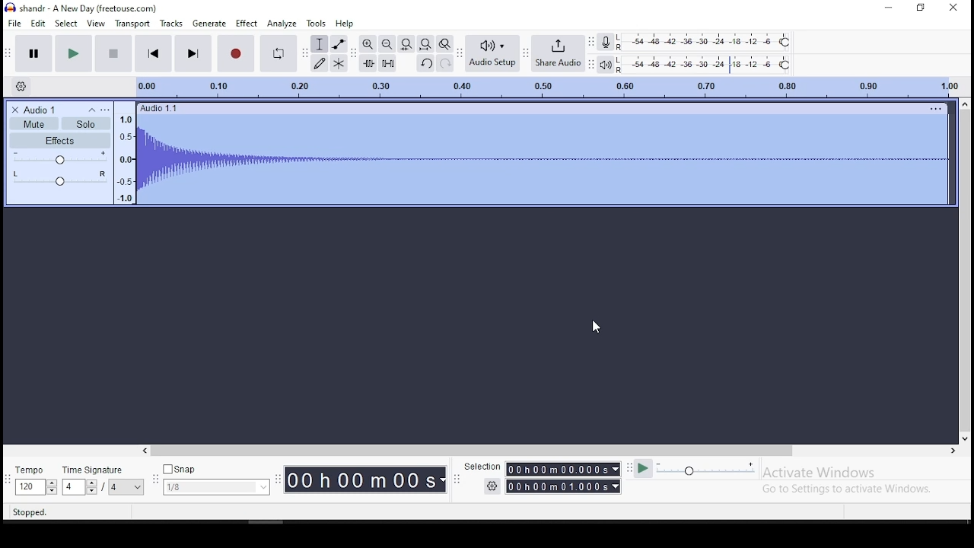  What do you see at coordinates (40, 24) in the screenshot?
I see `edit` at bounding box center [40, 24].